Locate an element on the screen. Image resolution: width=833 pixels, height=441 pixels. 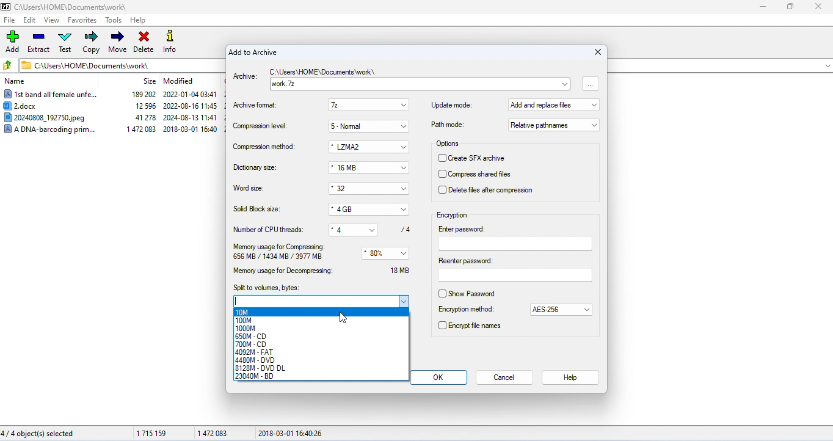
favorites is located at coordinates (83, 20).